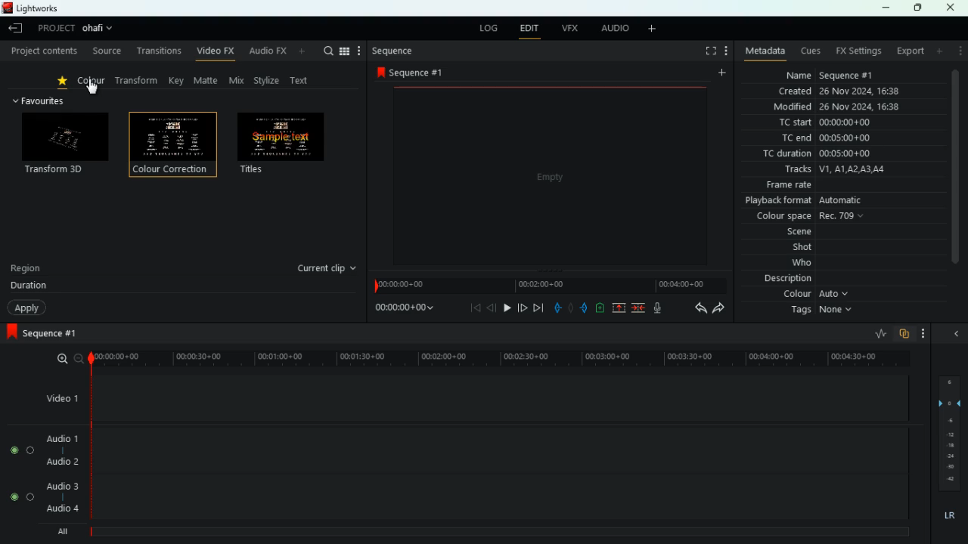 The image size is (968, 544). I want to click on source, so click(106, 51).